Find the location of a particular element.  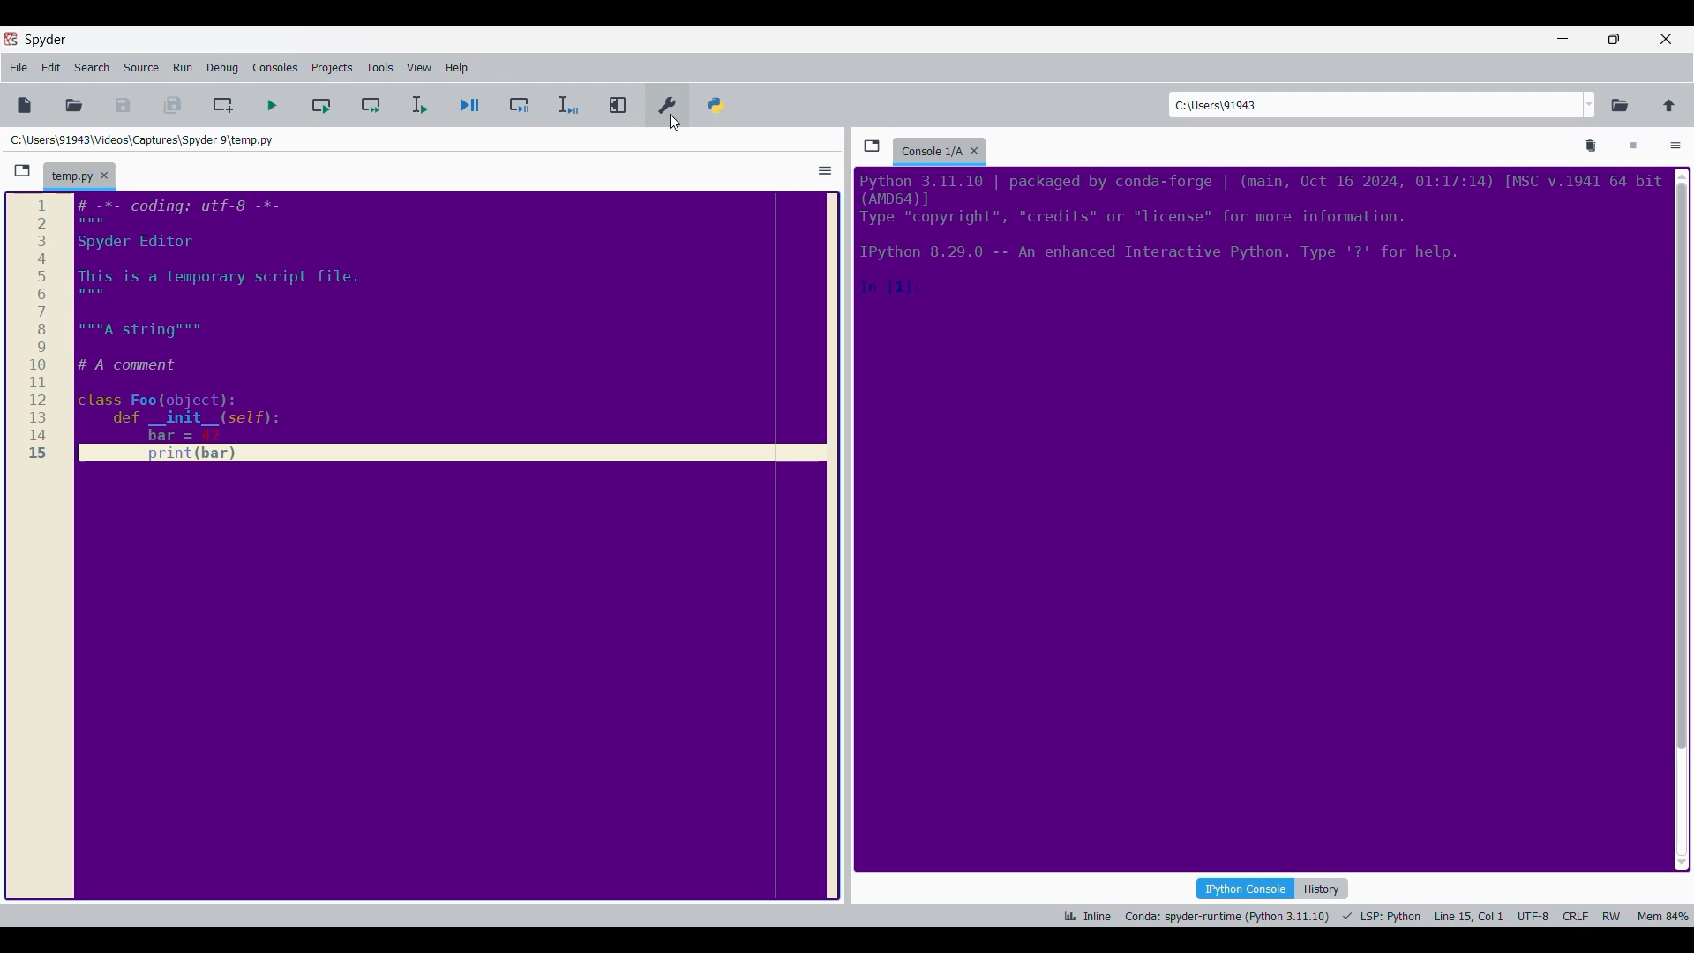

Enter location is located at coordinates (1375, 105).